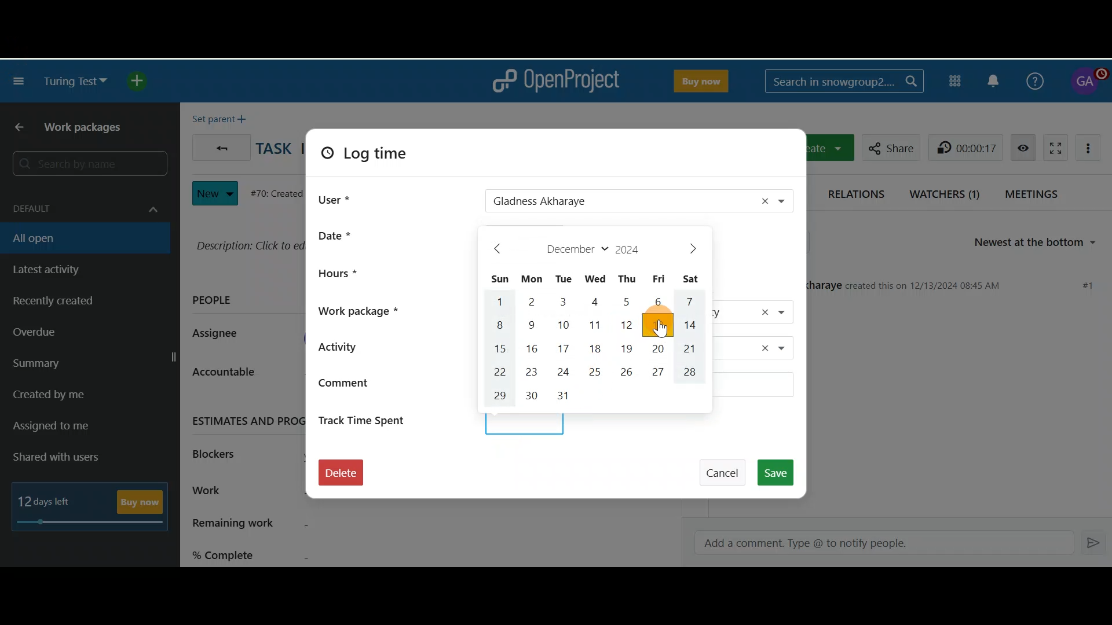 The width and height of the screenshot is (1112, 625). What do you see at coordinates (788, 350) in the screenshot?
I see `Activity dropdown` at bounding box center [788, 350].